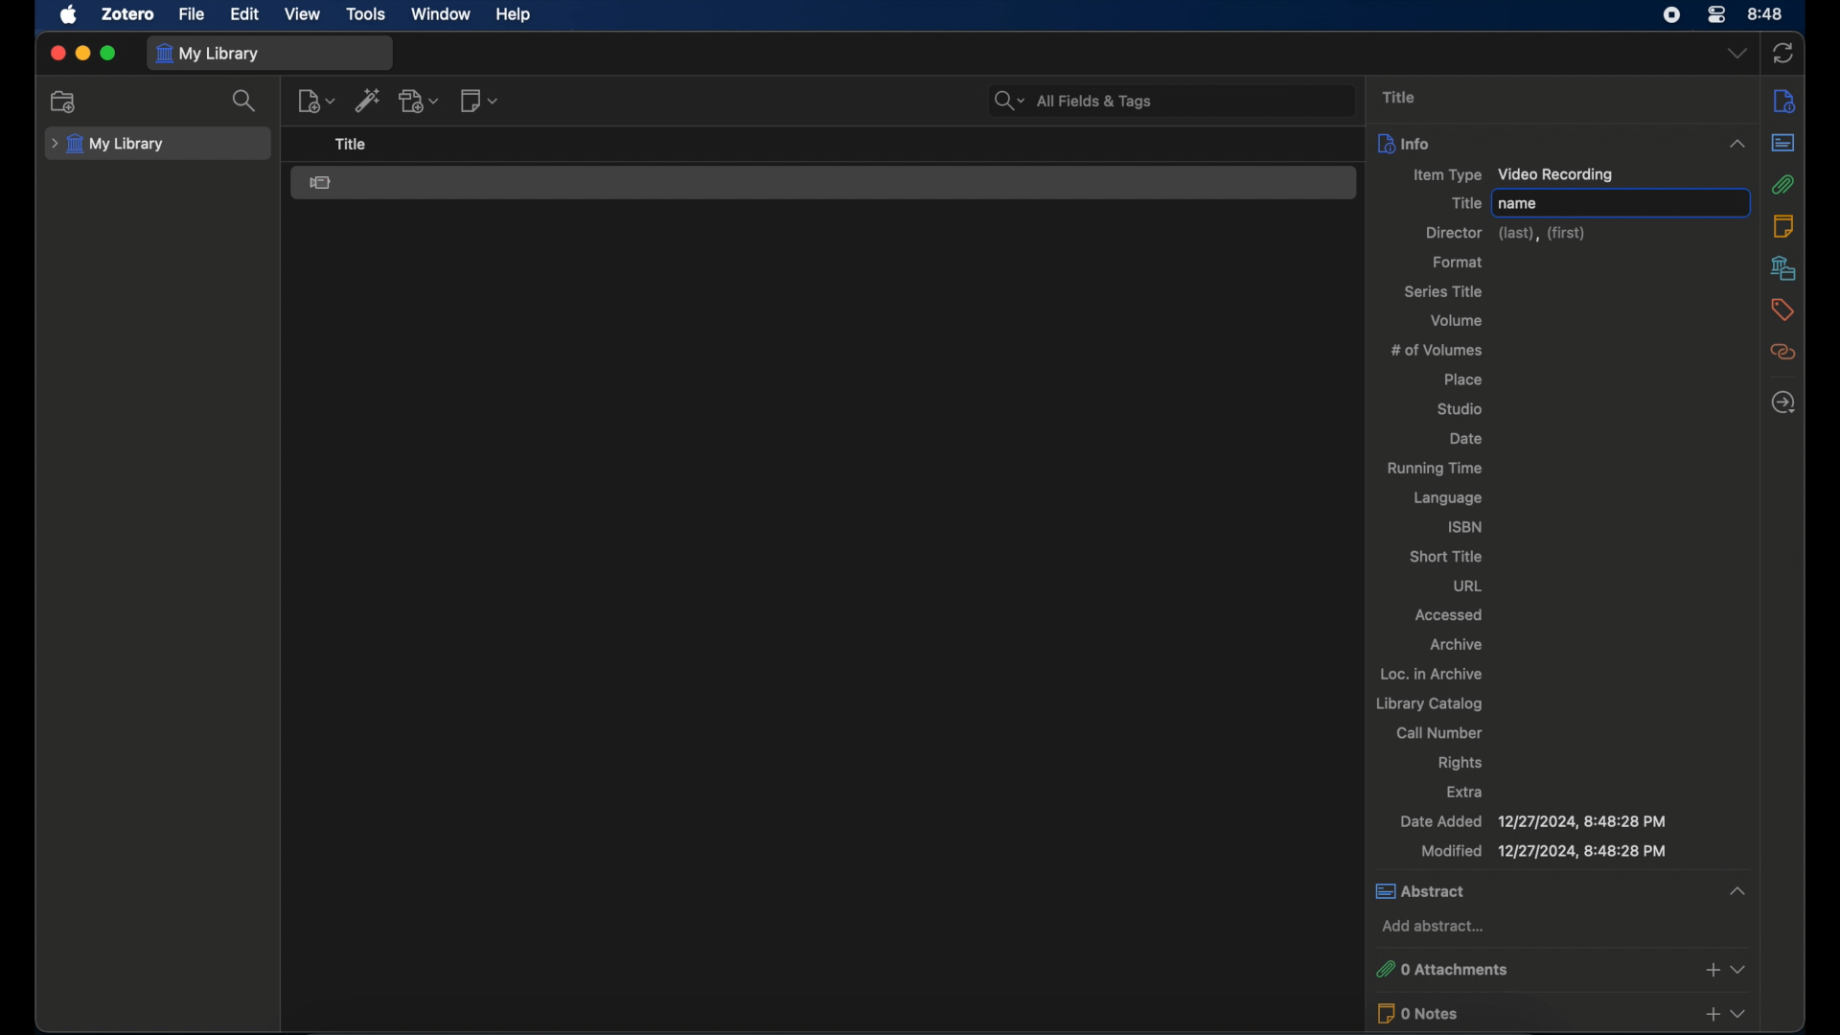 The width and height of the screenshot is (1840, 1035). Describe the element at coordinates (479, 101) in the screenshot. I see `new note` at that location.